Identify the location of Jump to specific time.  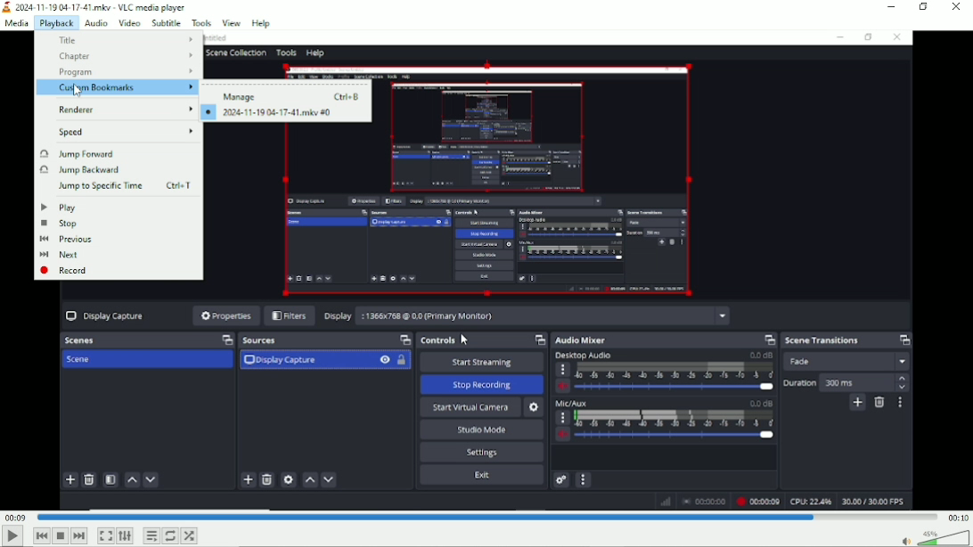
(125, 185).